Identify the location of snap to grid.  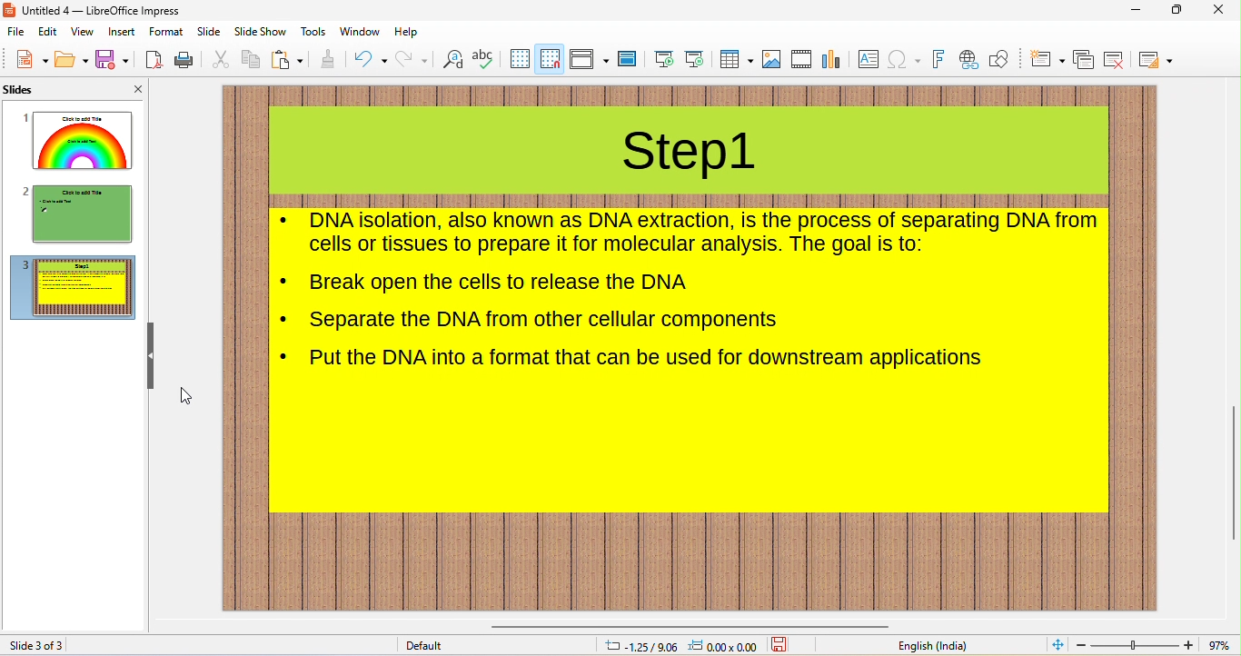
(549, 58).